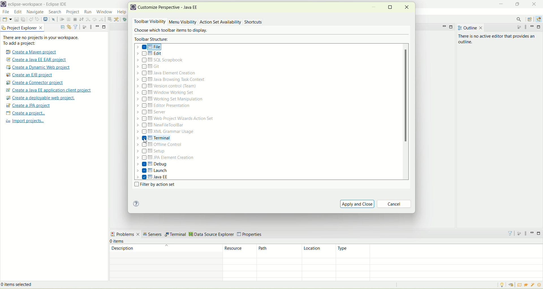  What do you see at coordinates (407, 112) in the screenshot?
I see `scroll bar` at bounding box center [407, 112].